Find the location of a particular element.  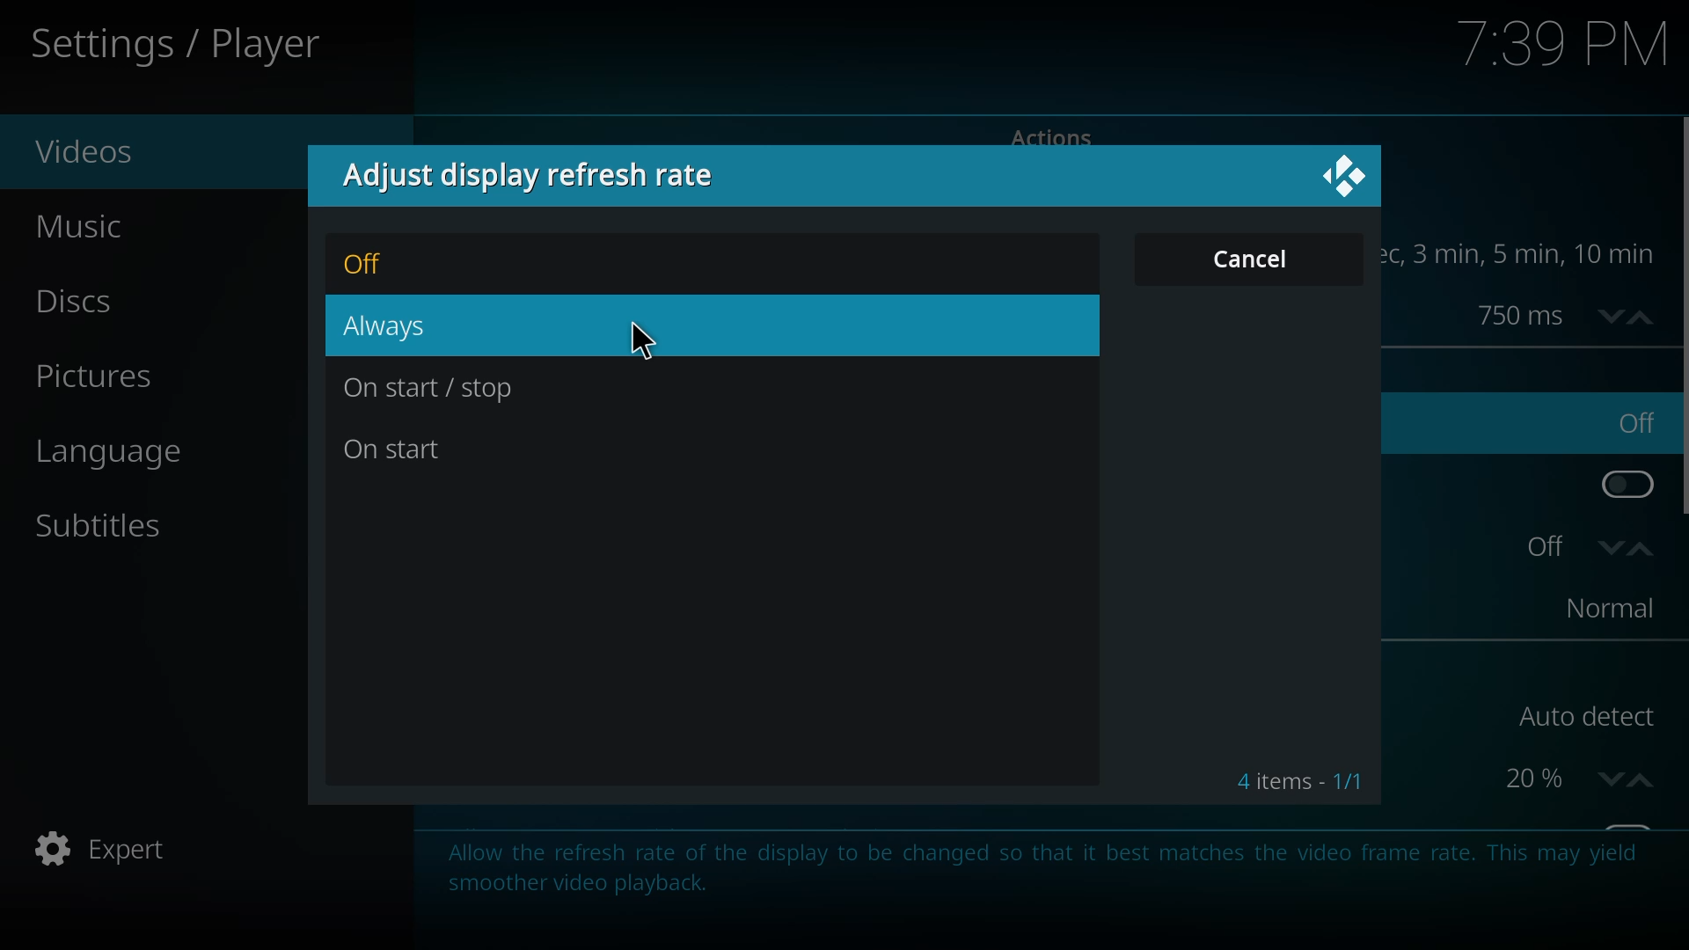

videos is located at coordinates (97, 151).